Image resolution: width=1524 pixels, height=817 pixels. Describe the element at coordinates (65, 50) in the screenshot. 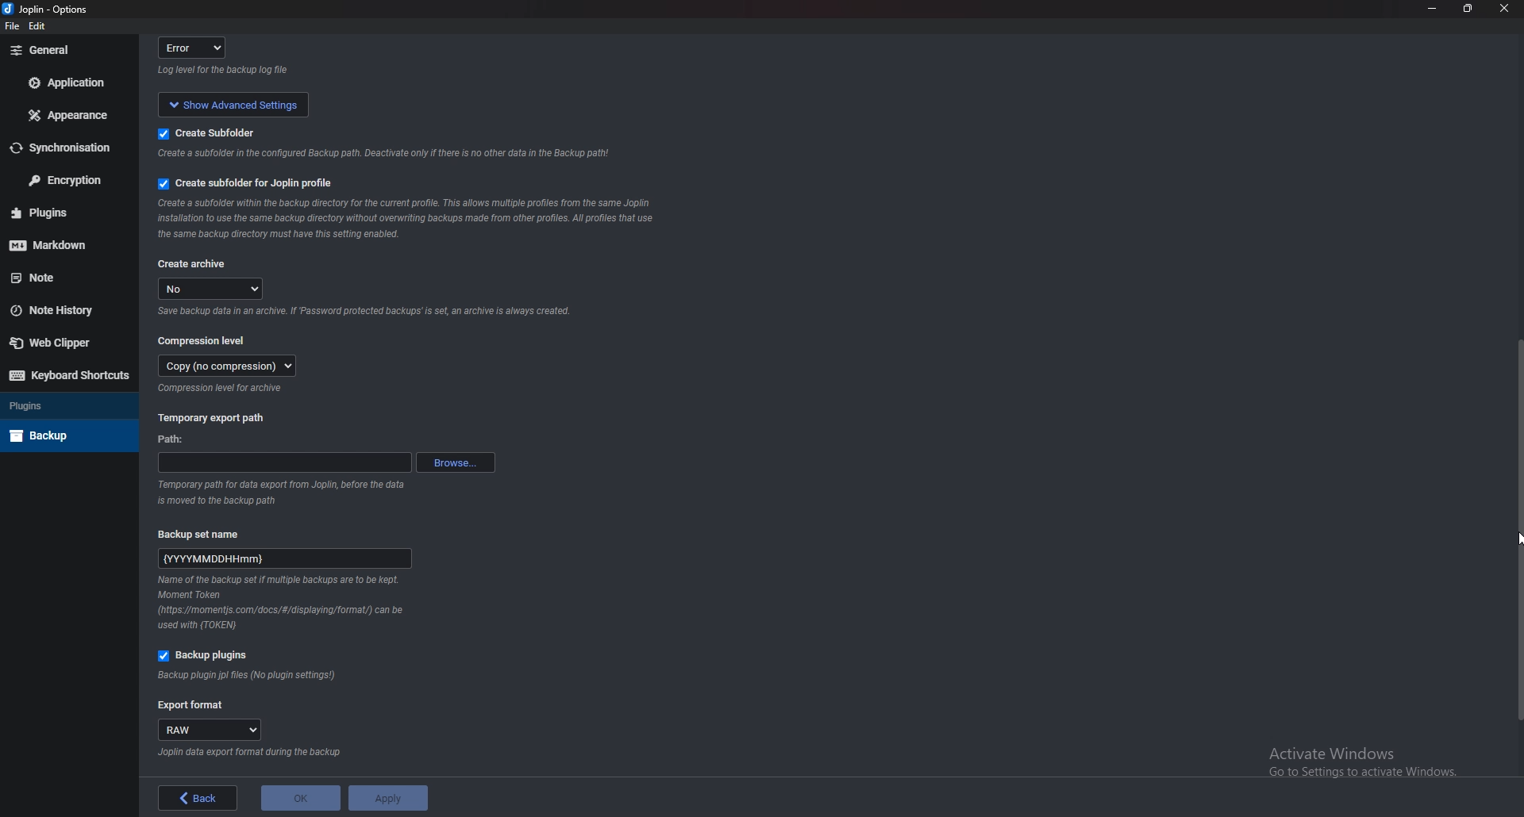

I see `General` at that location.